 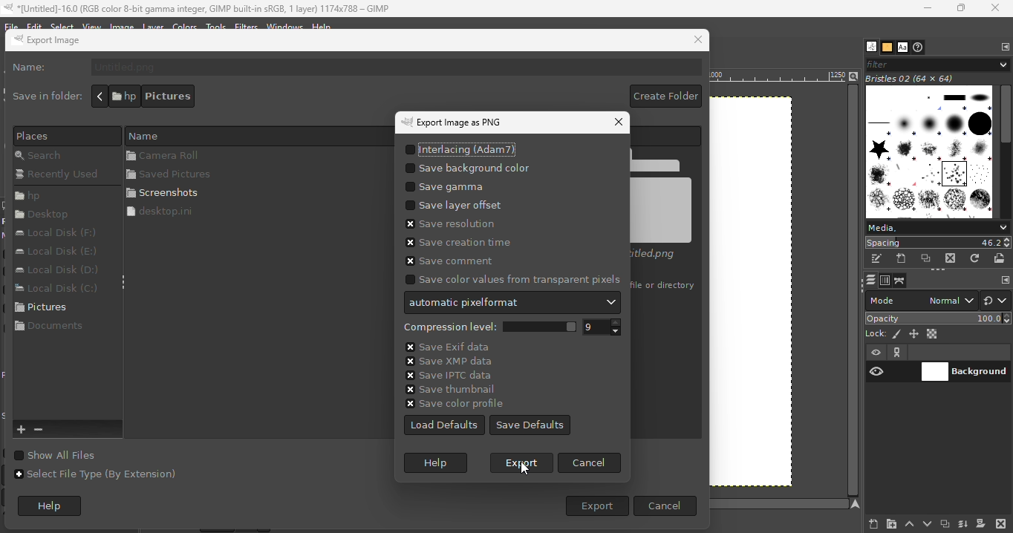 What do you see at coordinates (69, 454) in the screenshot?
I see `Show all files` at bounding box center [69, 454].